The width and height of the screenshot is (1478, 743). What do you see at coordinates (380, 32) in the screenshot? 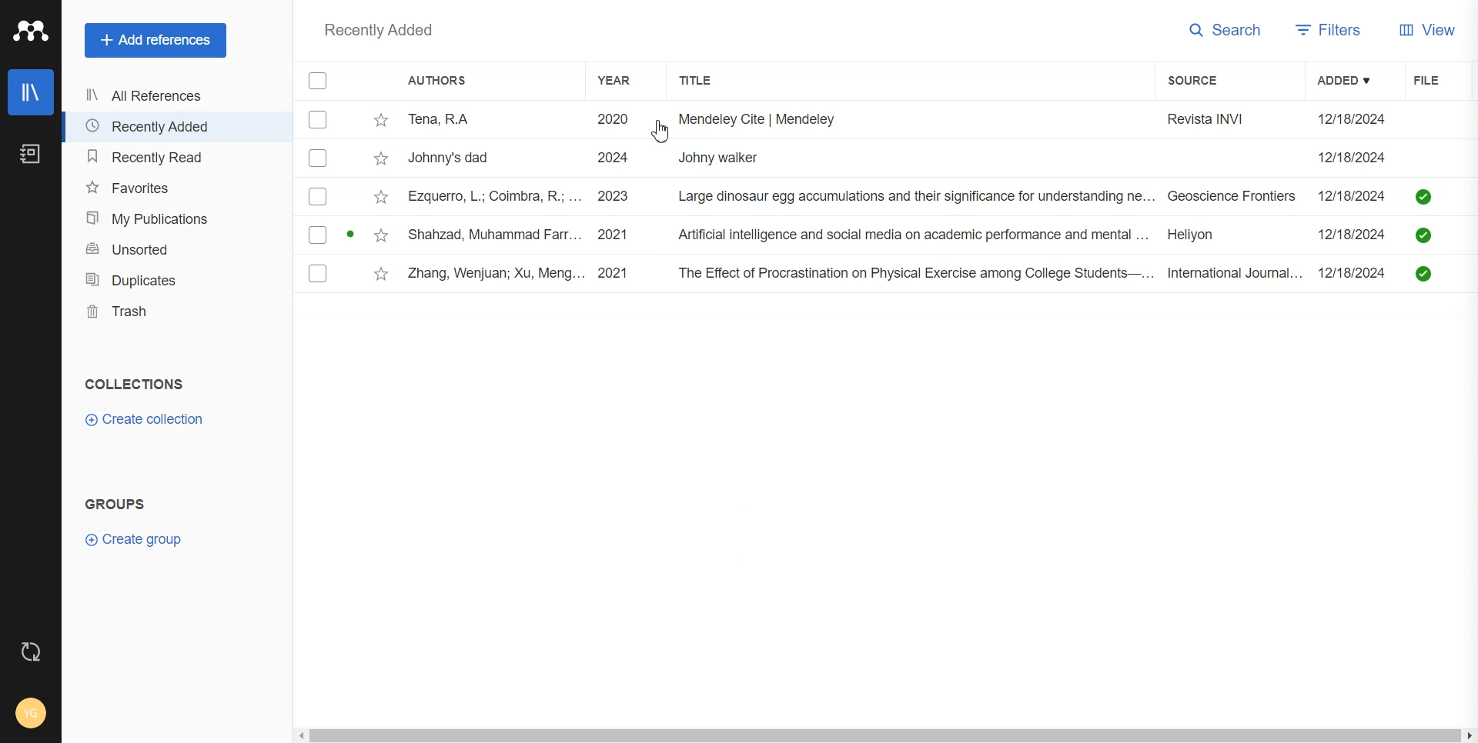
I see `Recently added ` at bounding box center [380, 32].